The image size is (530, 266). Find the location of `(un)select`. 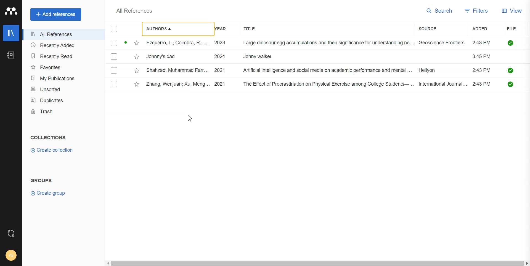

(un)select is located at coordinates (114, 85).